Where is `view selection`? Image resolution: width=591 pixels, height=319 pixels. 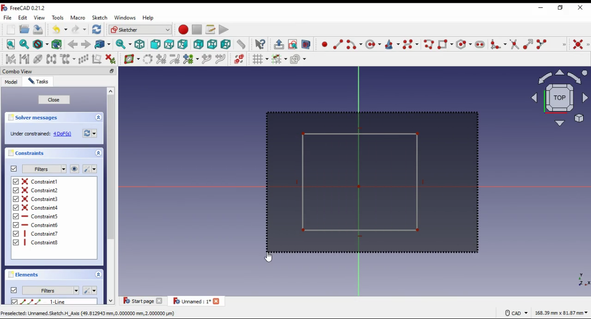
view selection is located at coordinates (306, 44).